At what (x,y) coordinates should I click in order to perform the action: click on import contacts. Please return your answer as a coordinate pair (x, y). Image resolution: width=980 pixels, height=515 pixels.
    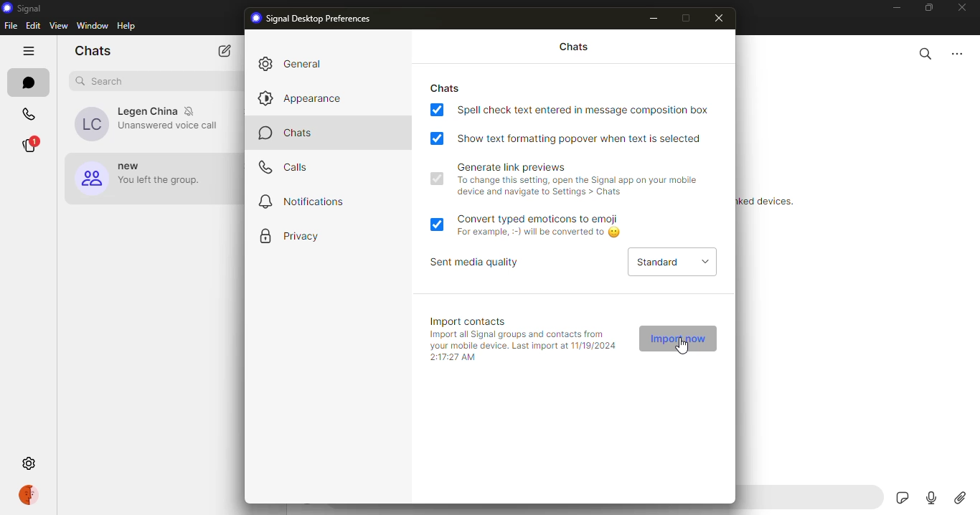
    Looking at the image, I should click on (472, 321).